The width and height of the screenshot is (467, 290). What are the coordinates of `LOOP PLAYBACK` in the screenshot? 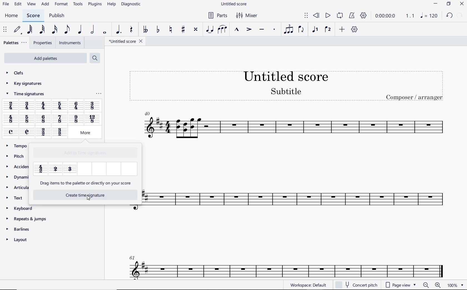 It's located at (339, 16).